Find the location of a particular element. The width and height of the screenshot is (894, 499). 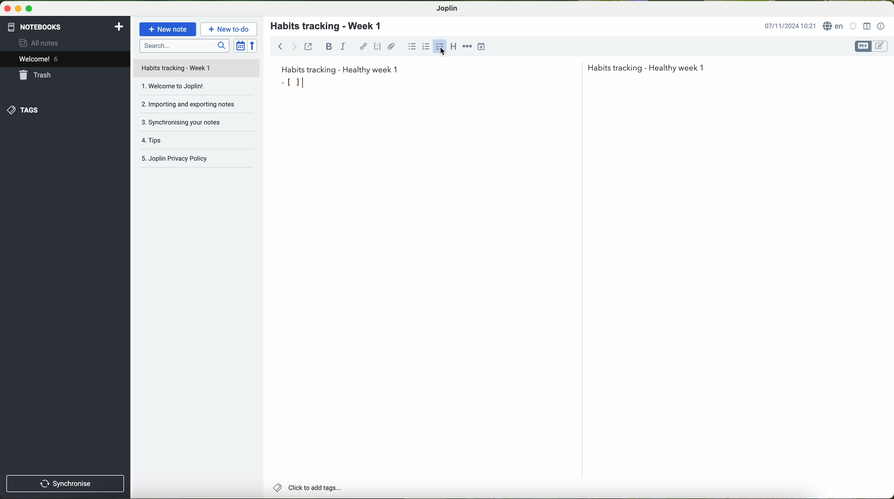

minimize is located at coordinates (17, 8).